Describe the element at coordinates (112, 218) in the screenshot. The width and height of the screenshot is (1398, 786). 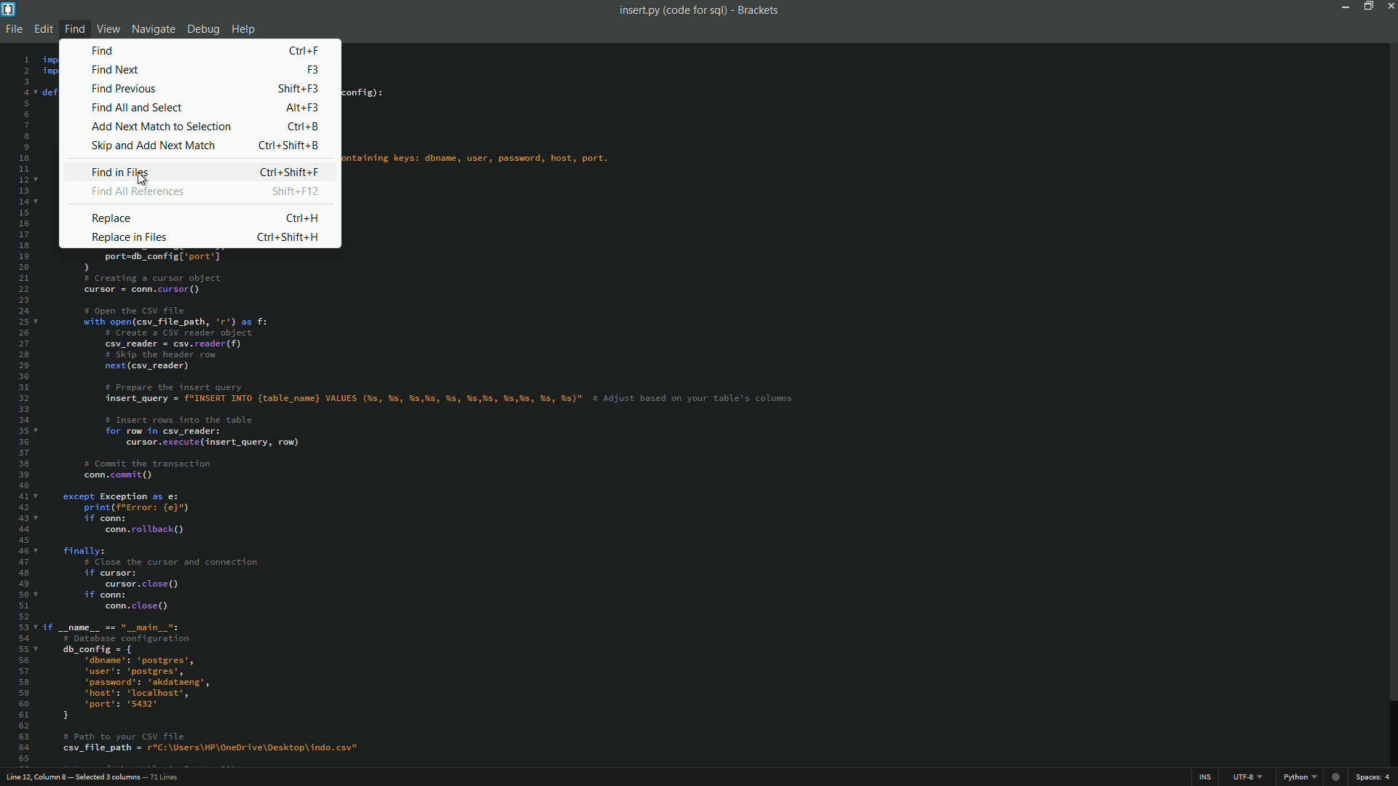
I see `replace` at that location.